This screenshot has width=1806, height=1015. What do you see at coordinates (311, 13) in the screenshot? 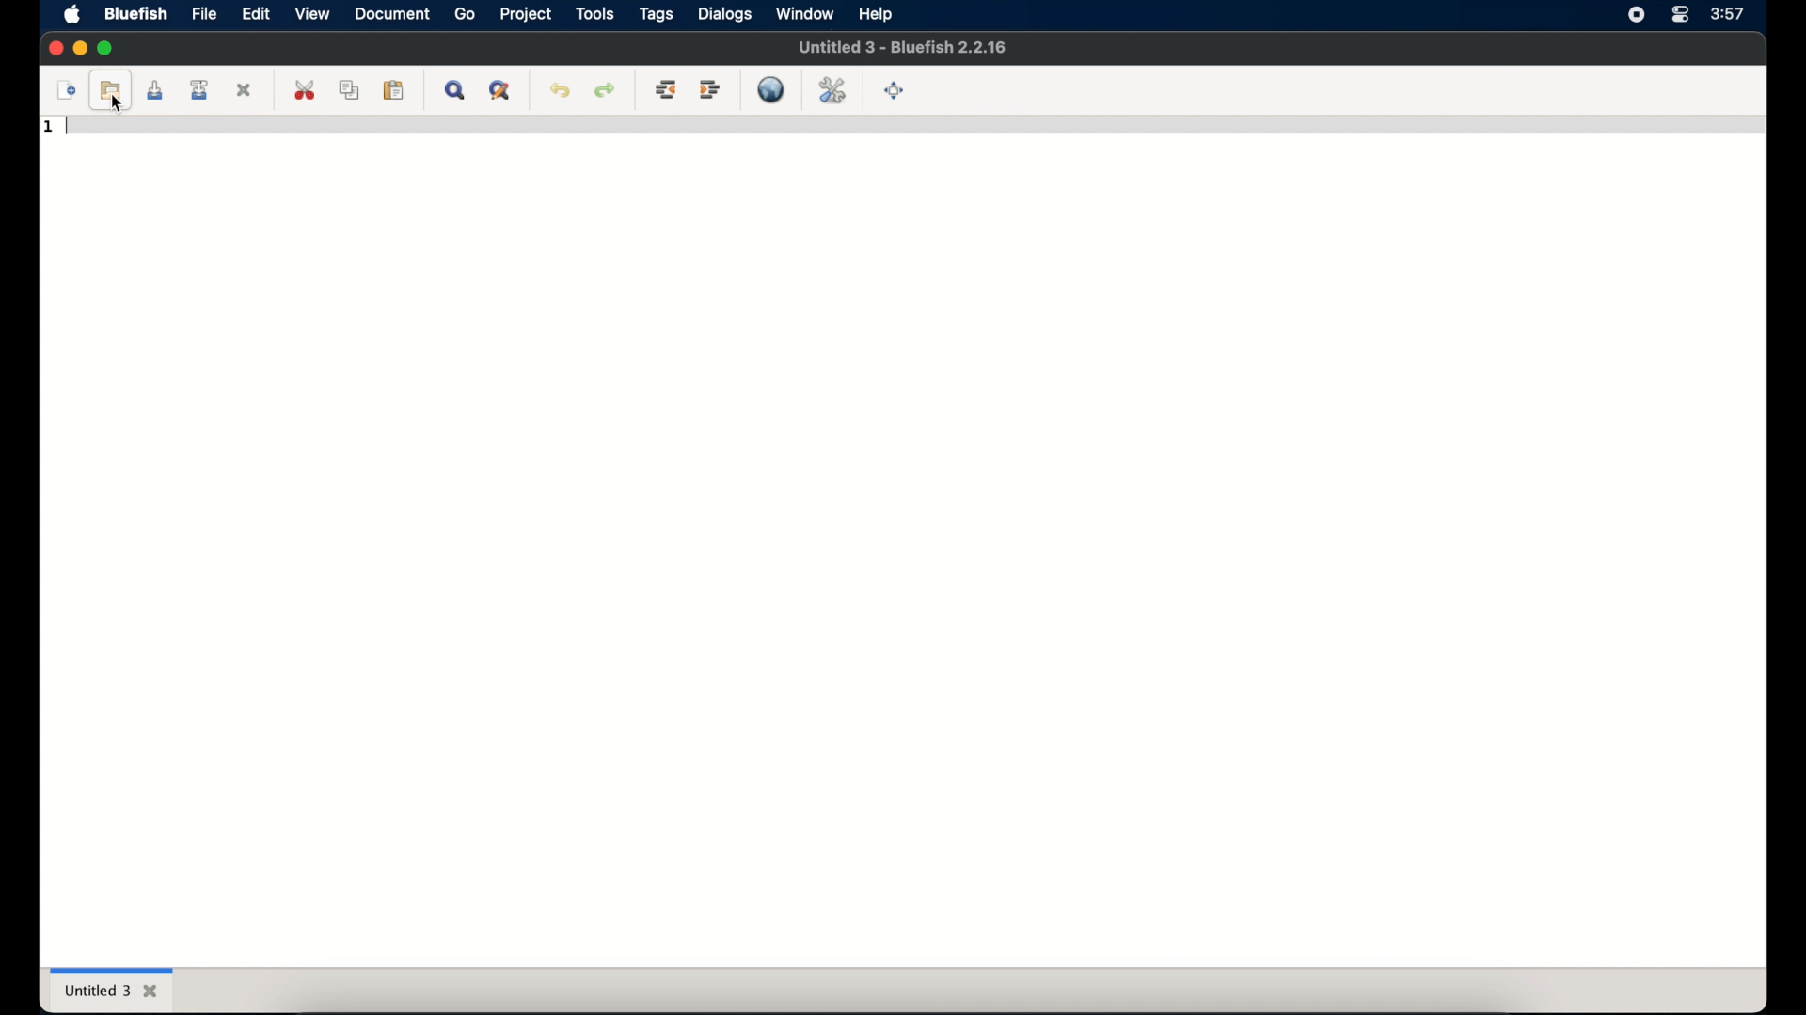
I see `view` at bounding box center [311, 13].